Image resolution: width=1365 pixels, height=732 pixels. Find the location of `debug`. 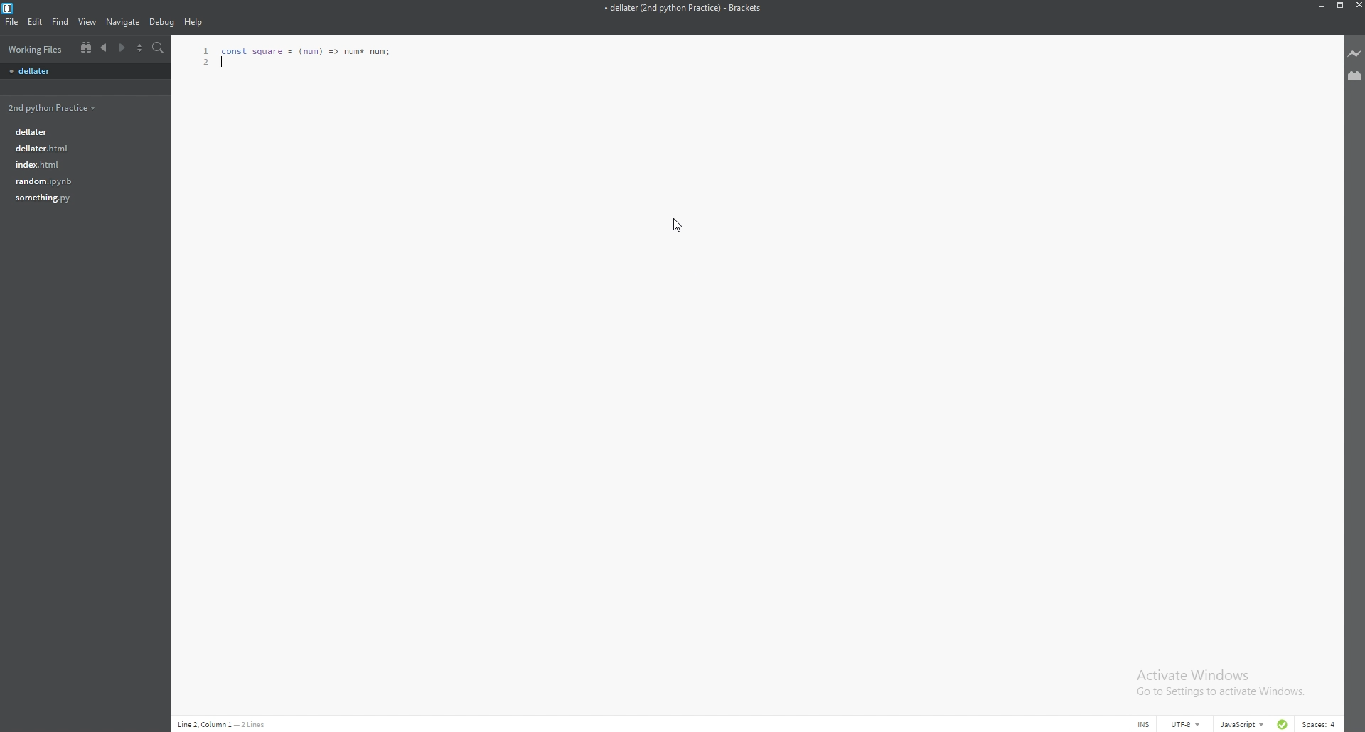

debug is located at coordinates (162, 22).